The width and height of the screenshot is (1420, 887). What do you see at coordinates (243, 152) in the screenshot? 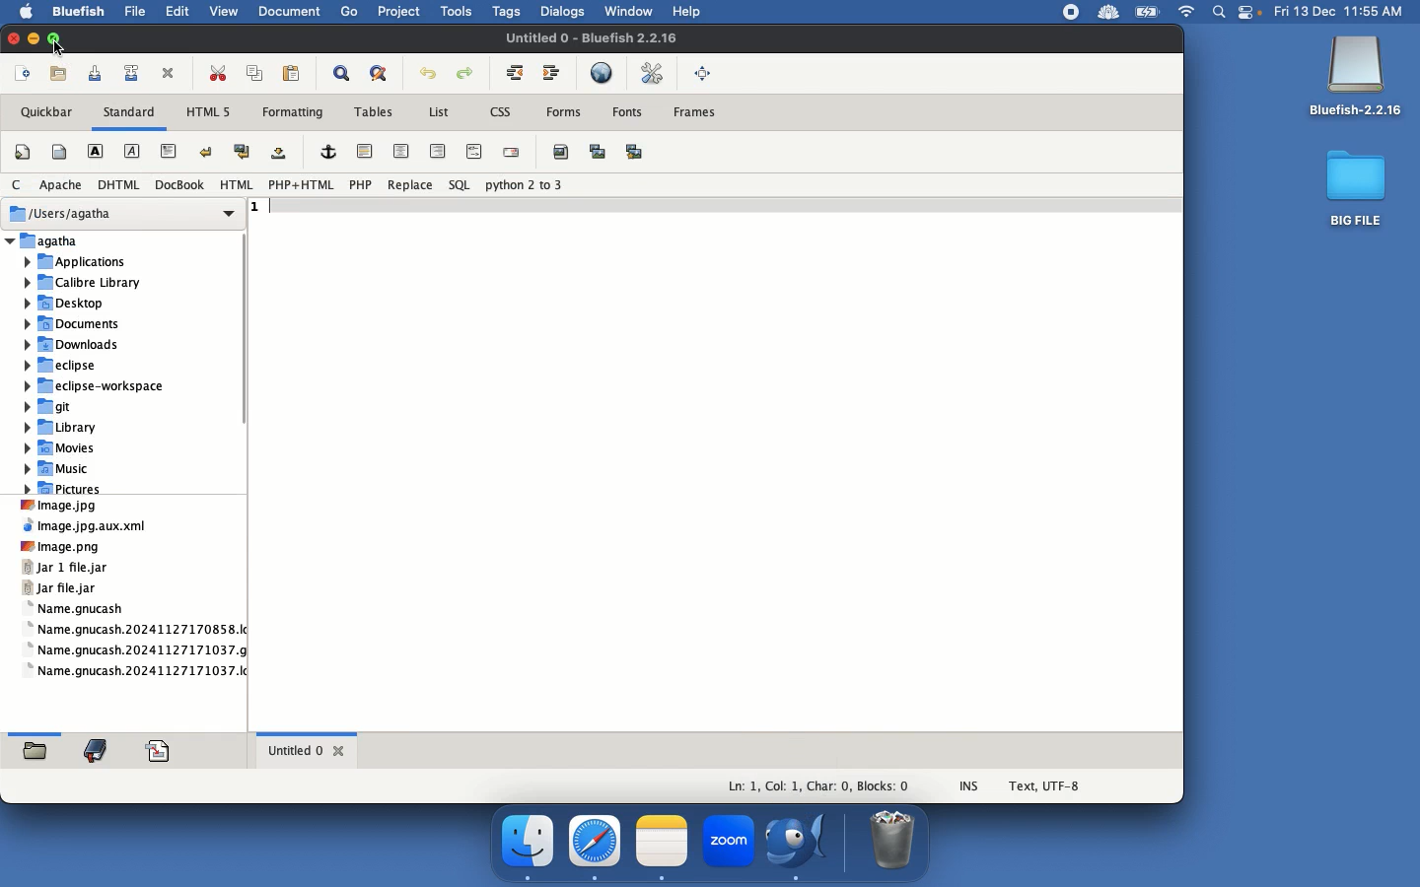
I see `Break and clear` at bounding box center [243, 152].